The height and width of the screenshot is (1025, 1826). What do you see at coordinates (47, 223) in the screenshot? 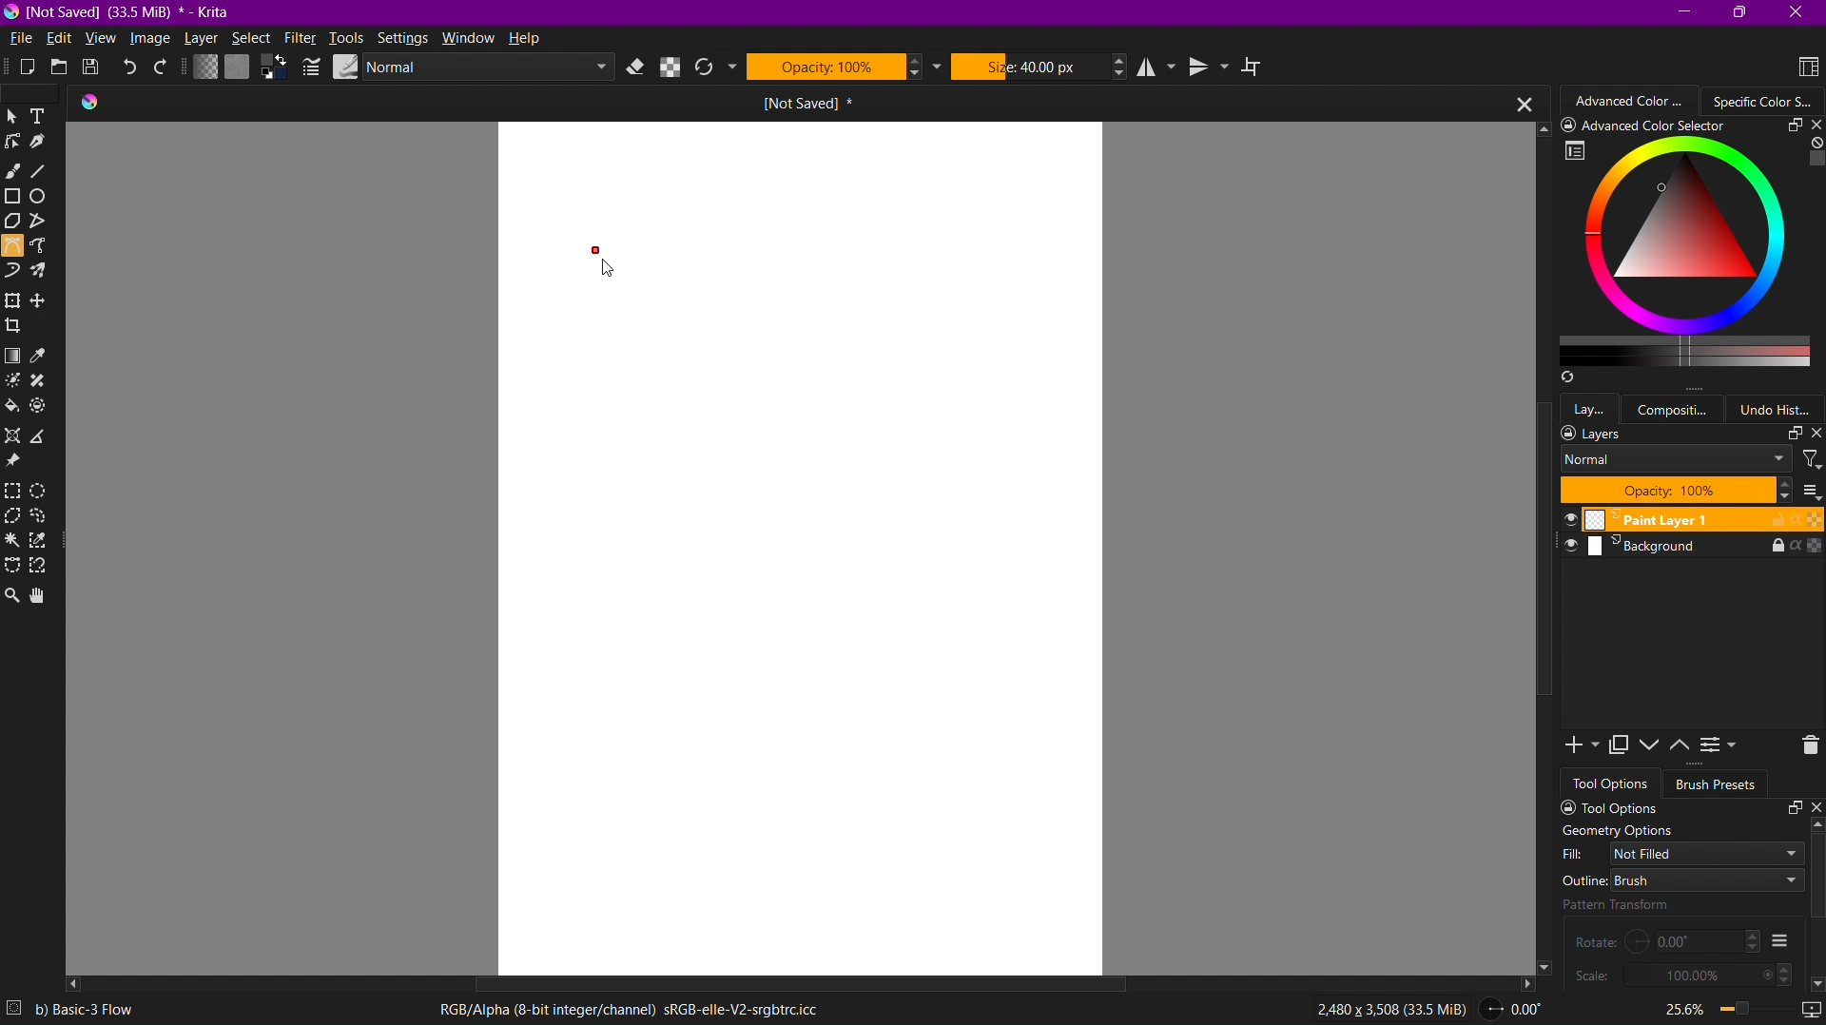
I see `Polyline Tool` at bounding box center [47, 223].